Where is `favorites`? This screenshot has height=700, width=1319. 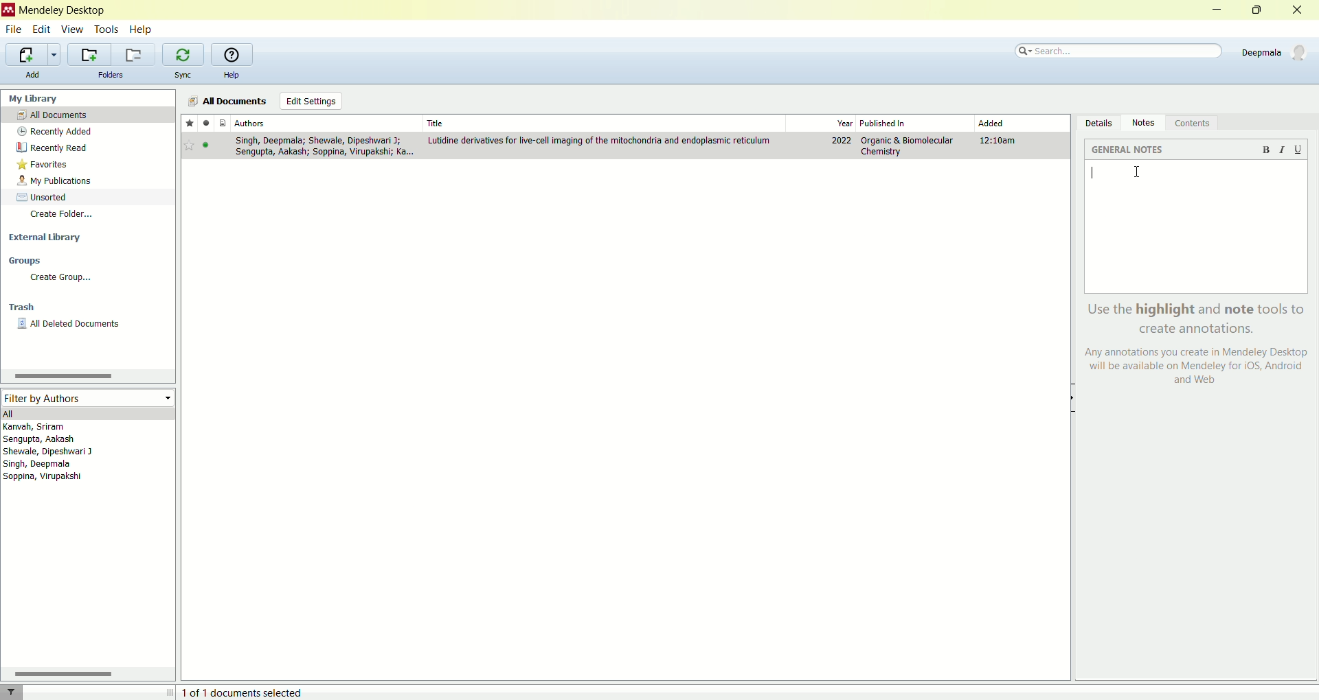
favorites is located at coordinates (84, 163).